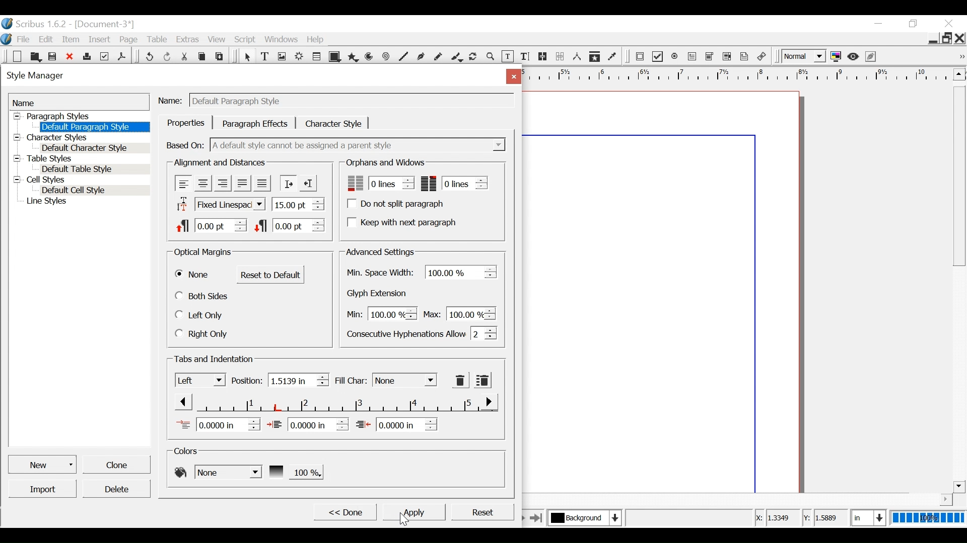 This screenshot has width=967, height=543. Describe the element at coordinates (583, 517) in the screenshot. I see `Select the current layer` at that location.